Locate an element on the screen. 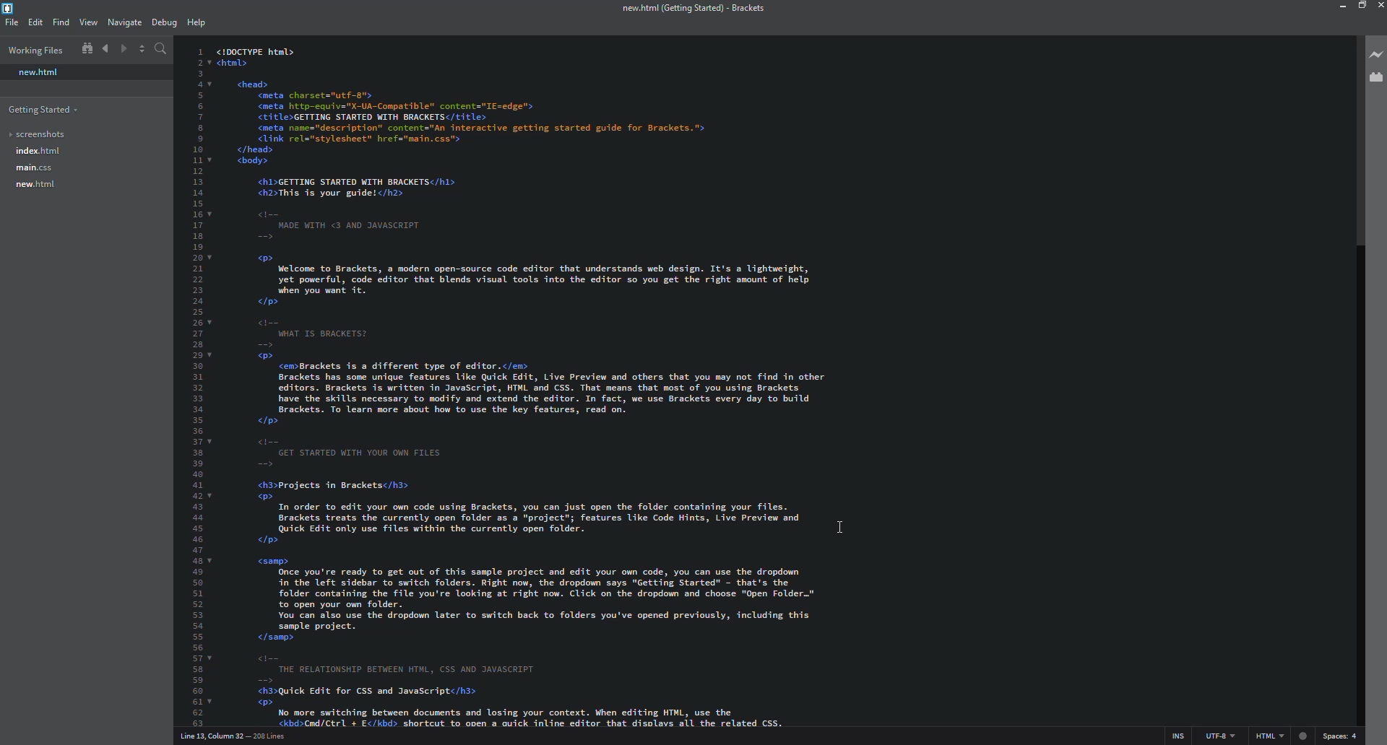 The width and height of the screenshot is (1387, 745). brackets is located at coordinates (11, 9).